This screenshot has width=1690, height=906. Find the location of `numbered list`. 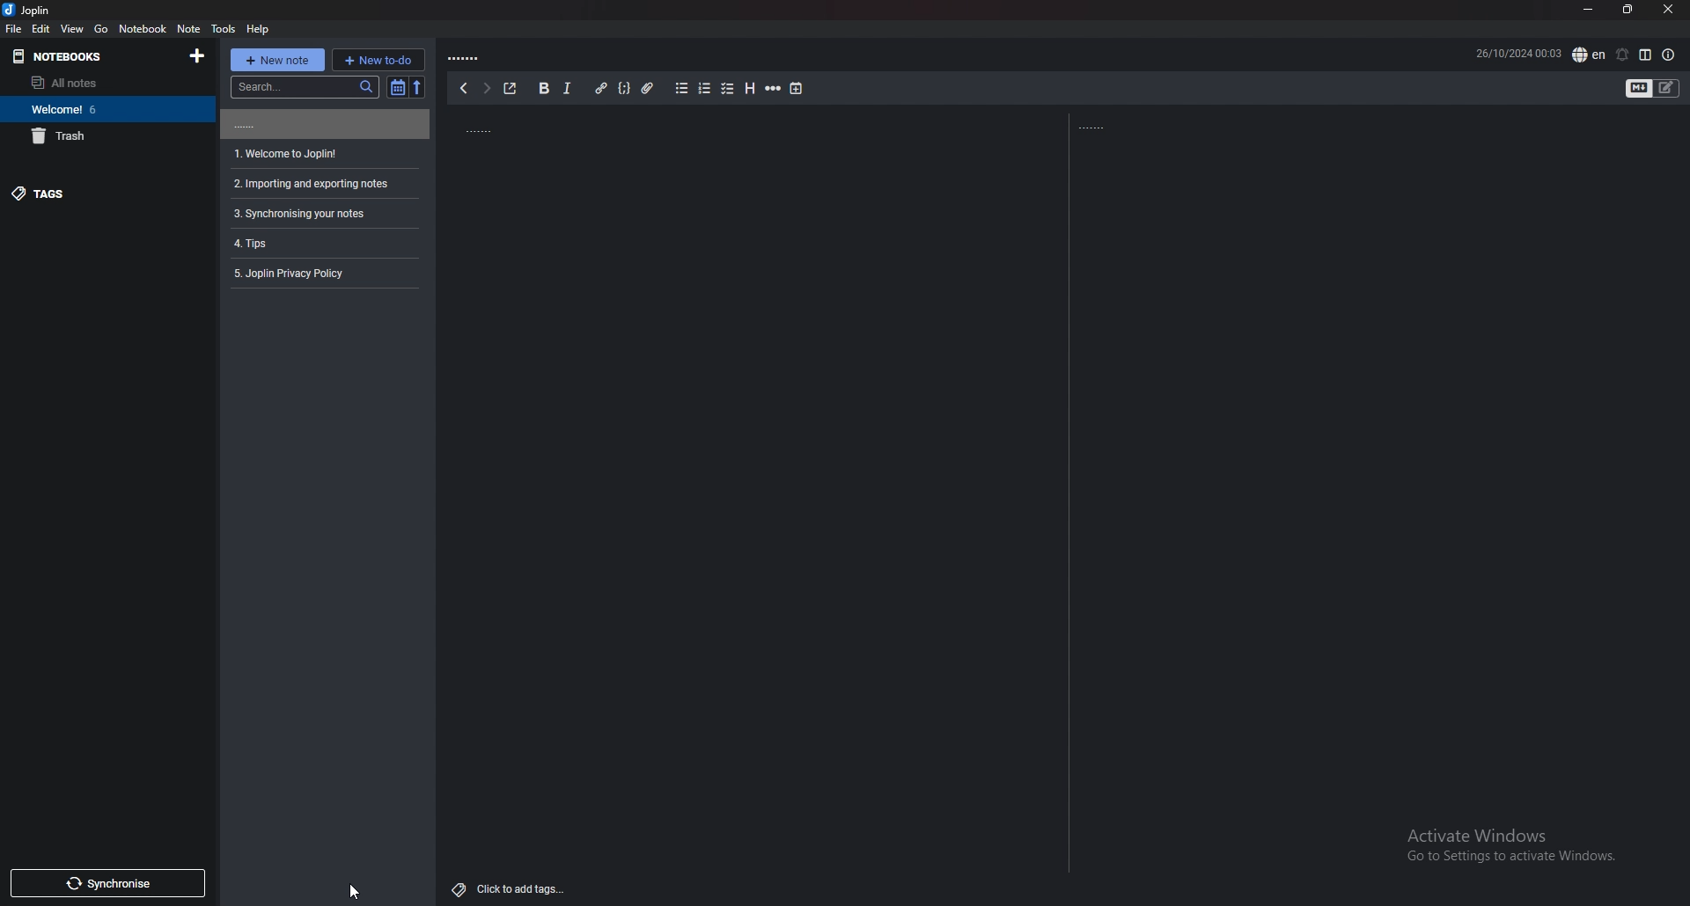

numbered list is located at coordinates (706, 88).